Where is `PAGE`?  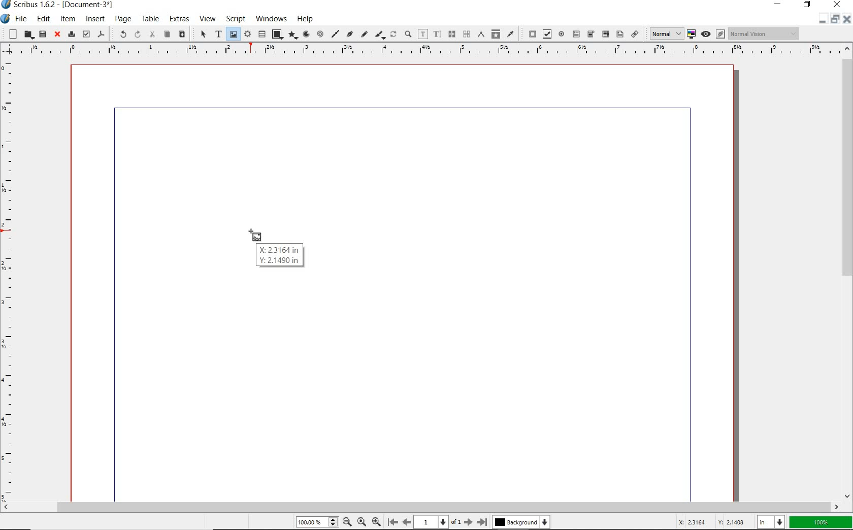
PAGE is located at coordinates (123, 19).